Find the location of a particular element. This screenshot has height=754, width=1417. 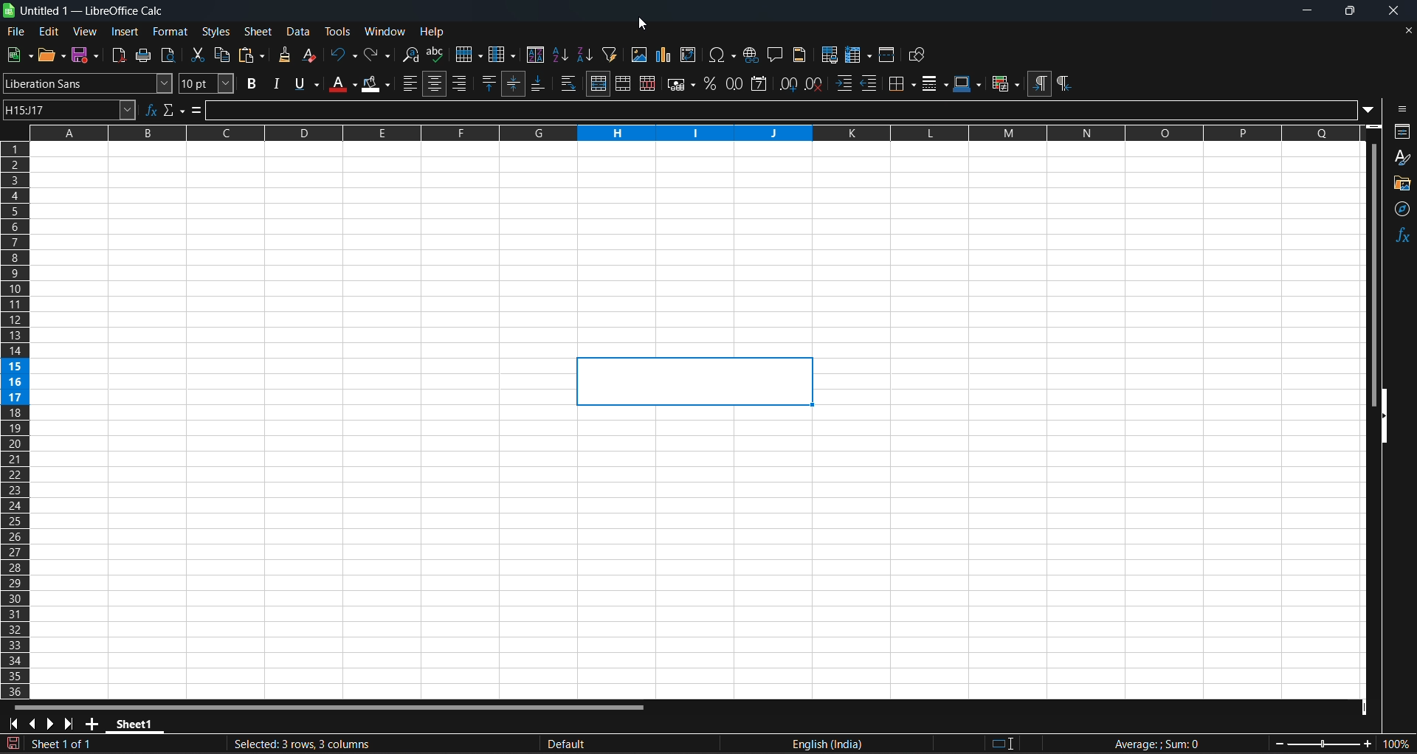

border color is located at coordinates (969, 83).